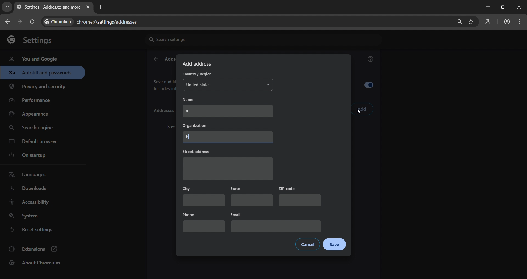  Describe the element at coordinates (25, 216) in the screenshot. I see `system` at that location.